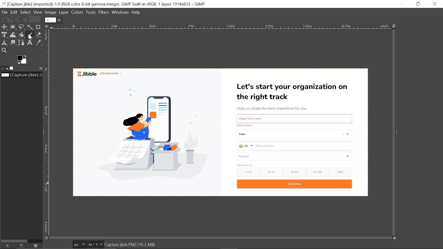 This screenshot has width=443, height=249. Describe the element at coordinates (36, 246) in the screenshot. I see `This this image` at that location.